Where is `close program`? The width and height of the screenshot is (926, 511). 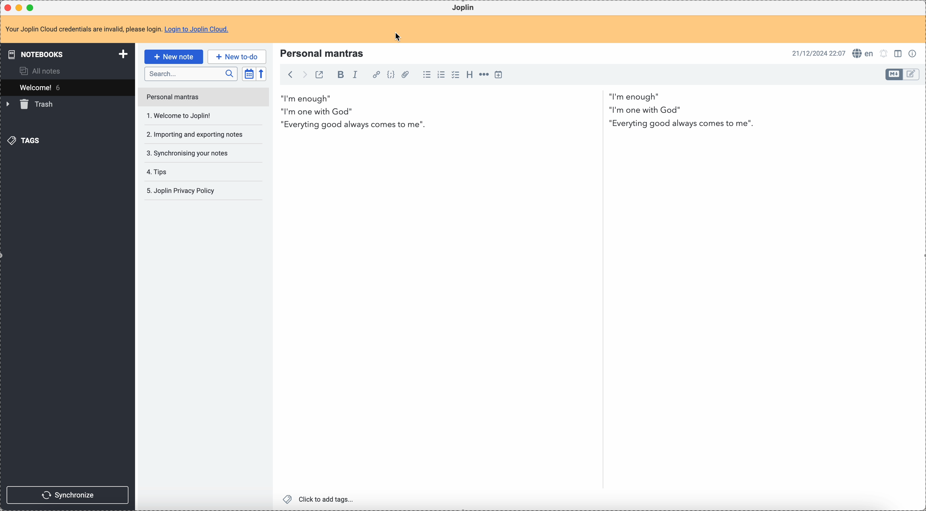
close program is located at coordinates (7, 8).